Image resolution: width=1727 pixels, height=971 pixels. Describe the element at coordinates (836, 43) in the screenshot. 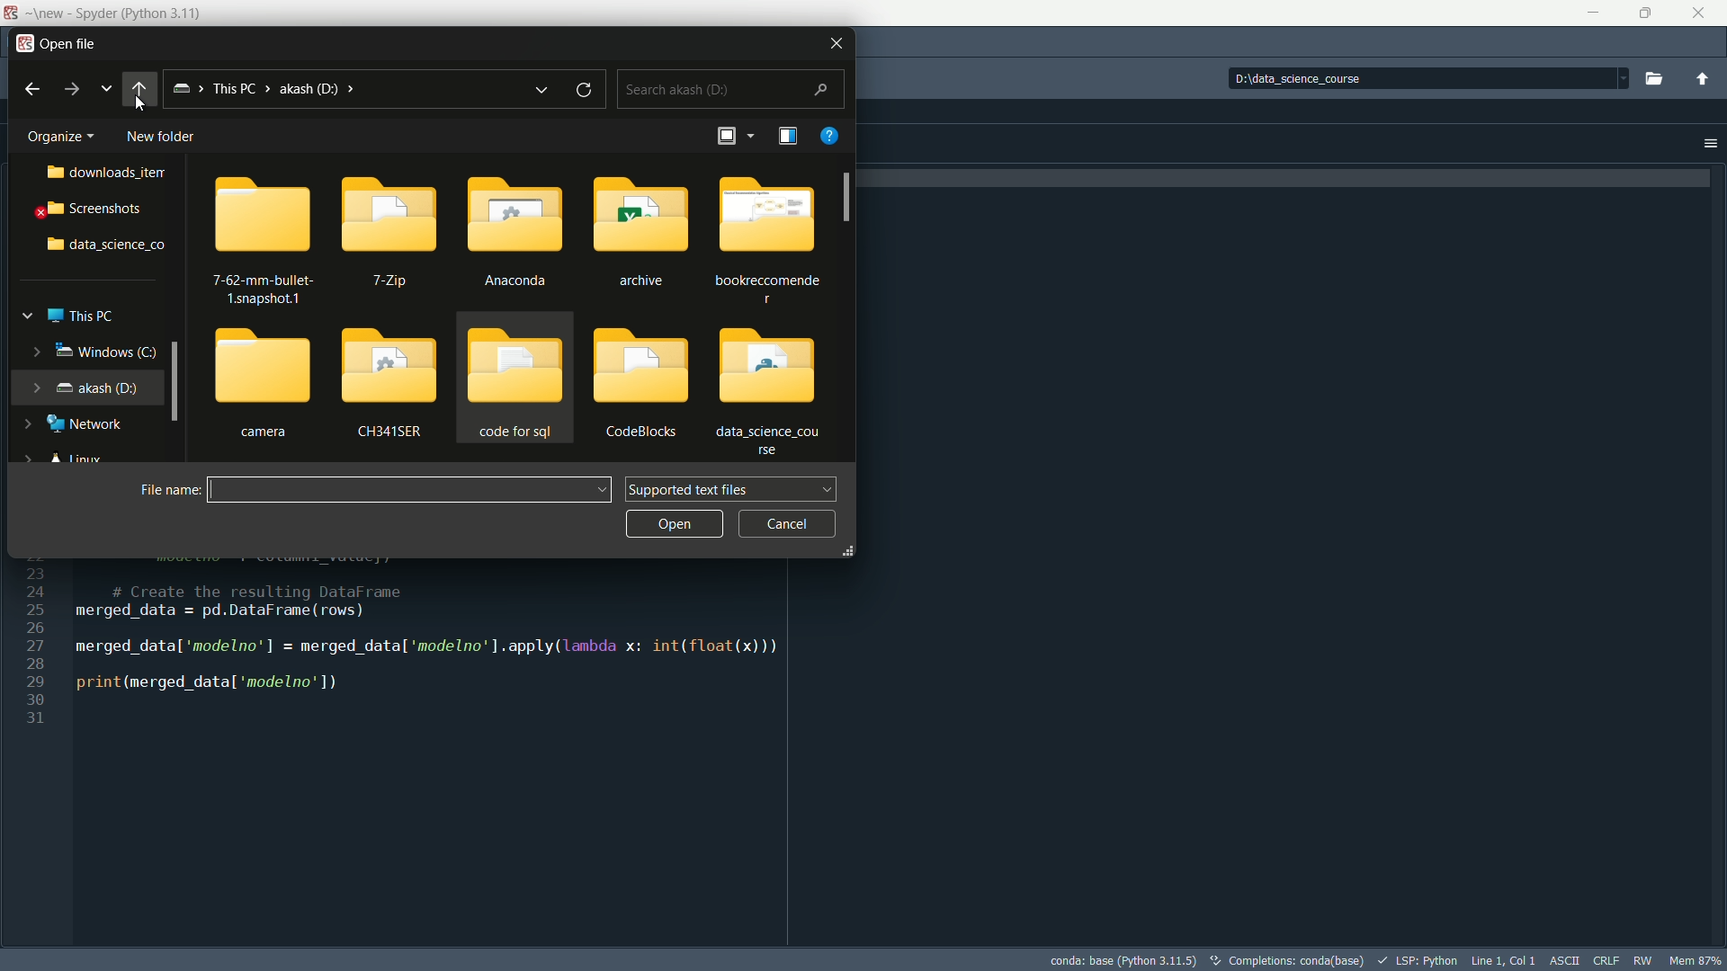

I see `close` at that location.